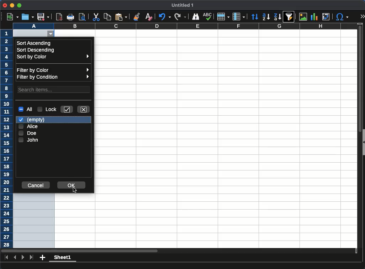 This screenshot has width=365, height=269. Describe the element at coordinates (28, 133) in the screenshot. I see `doe` at that location.